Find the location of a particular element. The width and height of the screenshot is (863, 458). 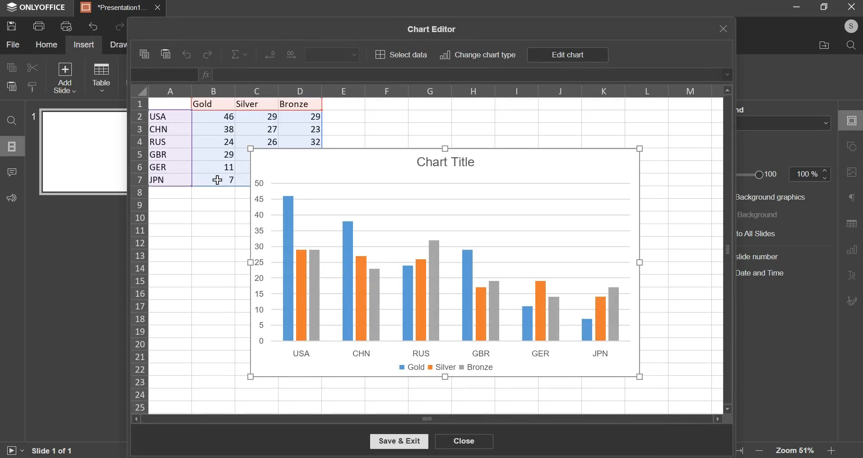

redo is located at coordinates (119, 27).